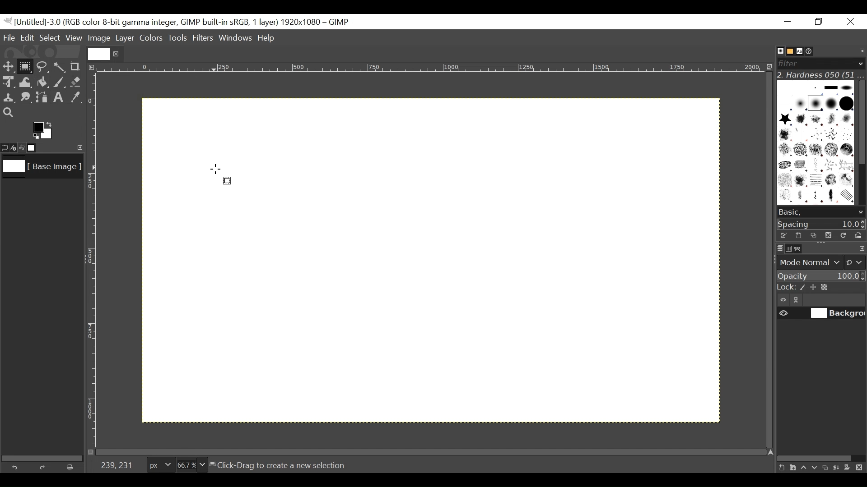 The width and height of the screenshot is (867, 487). I want to click on Paths, so click(800, 249).